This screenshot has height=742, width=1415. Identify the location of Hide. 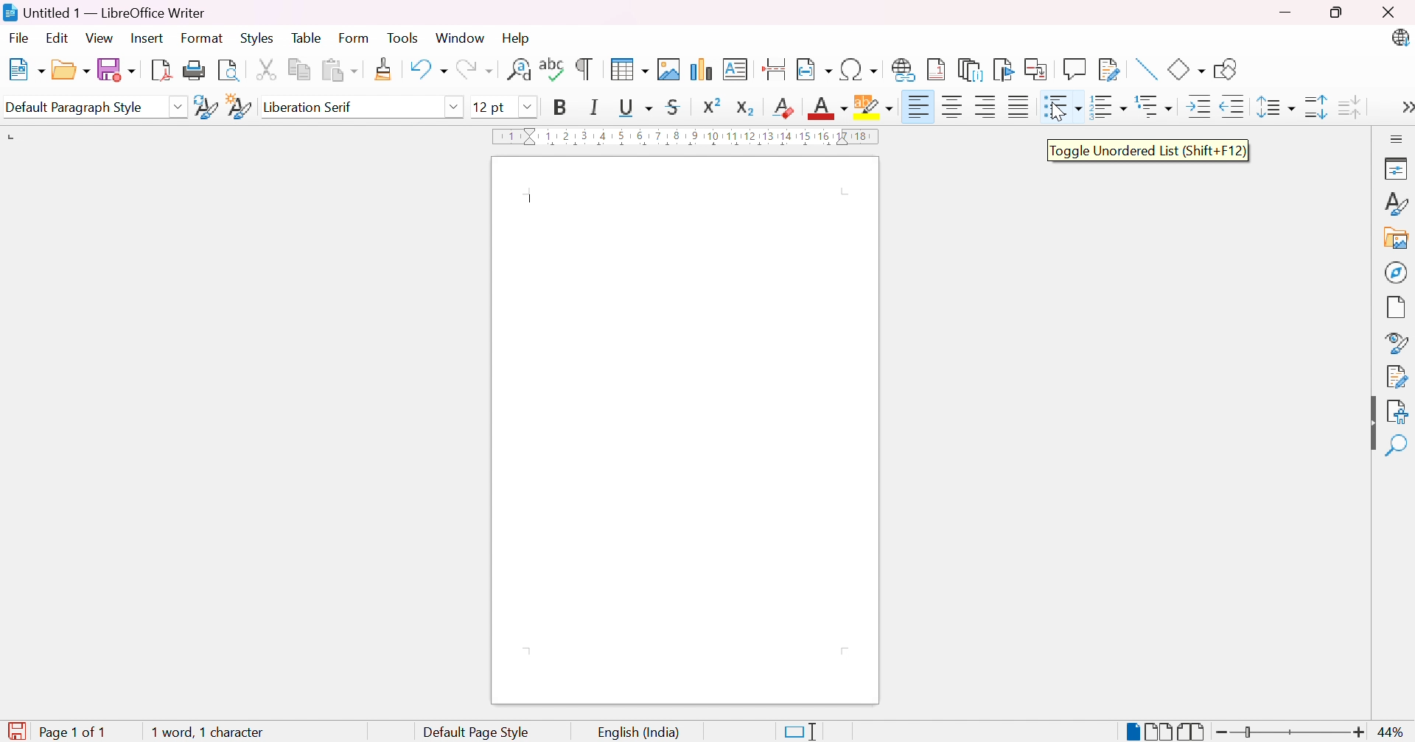
(1372, 422).